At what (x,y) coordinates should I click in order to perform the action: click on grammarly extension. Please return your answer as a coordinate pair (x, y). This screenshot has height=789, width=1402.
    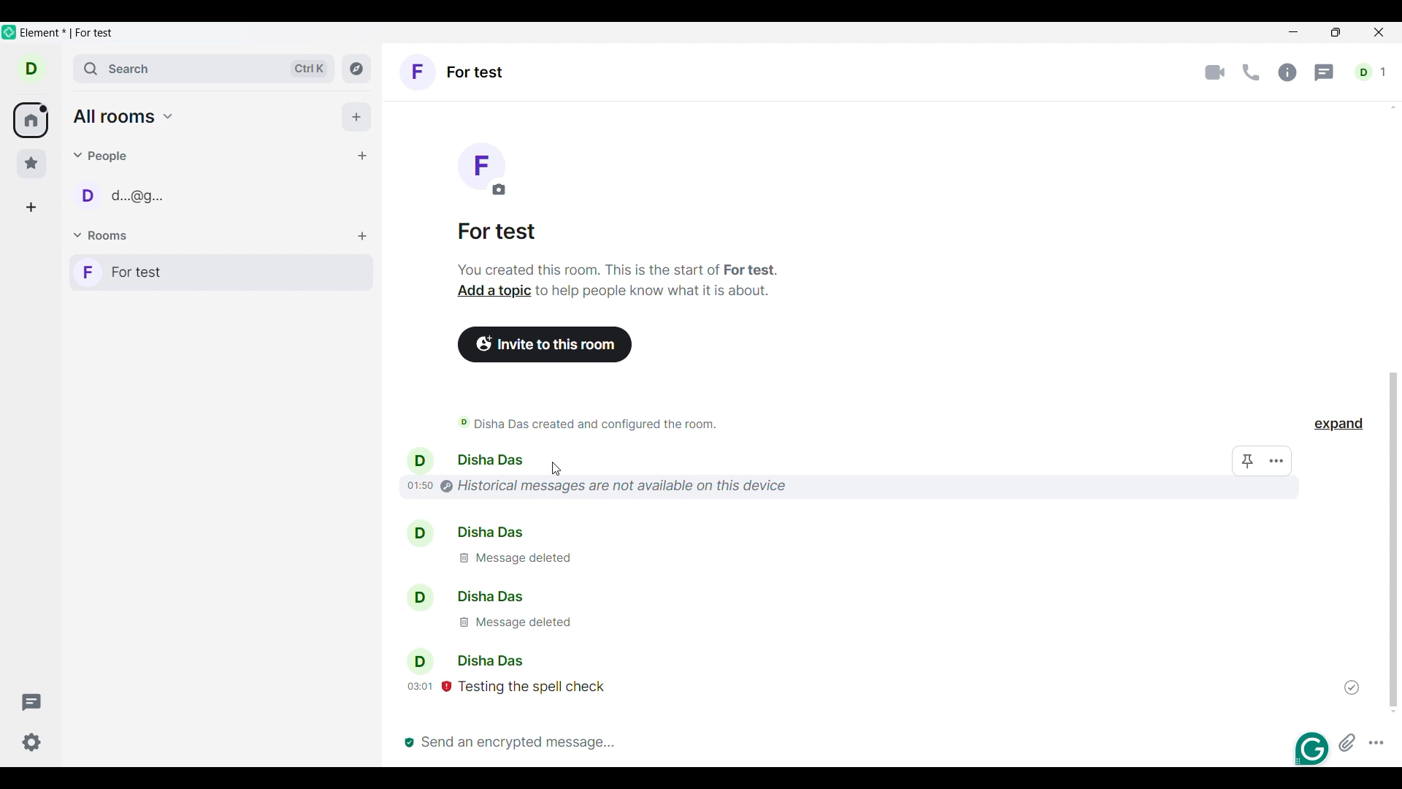
    Looking at the image, I should click on (1310, 749).